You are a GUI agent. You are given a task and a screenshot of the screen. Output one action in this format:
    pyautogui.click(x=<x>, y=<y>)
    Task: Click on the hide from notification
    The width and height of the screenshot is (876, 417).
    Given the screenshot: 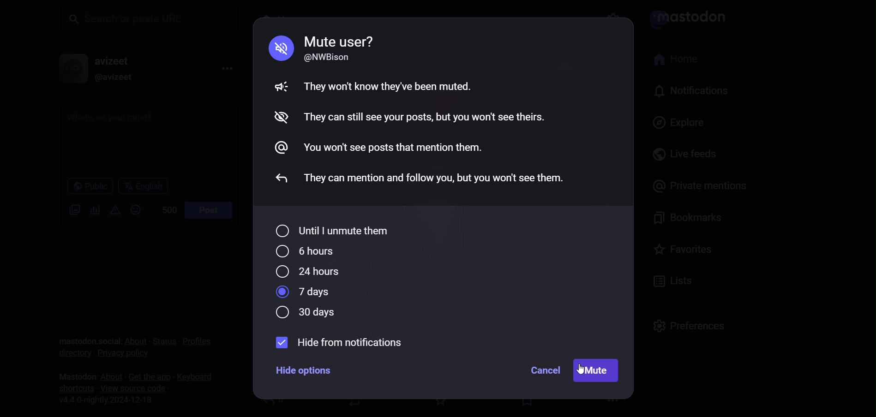 What is the action you would take?
    pyautogui.click(x=342, y=345)
    